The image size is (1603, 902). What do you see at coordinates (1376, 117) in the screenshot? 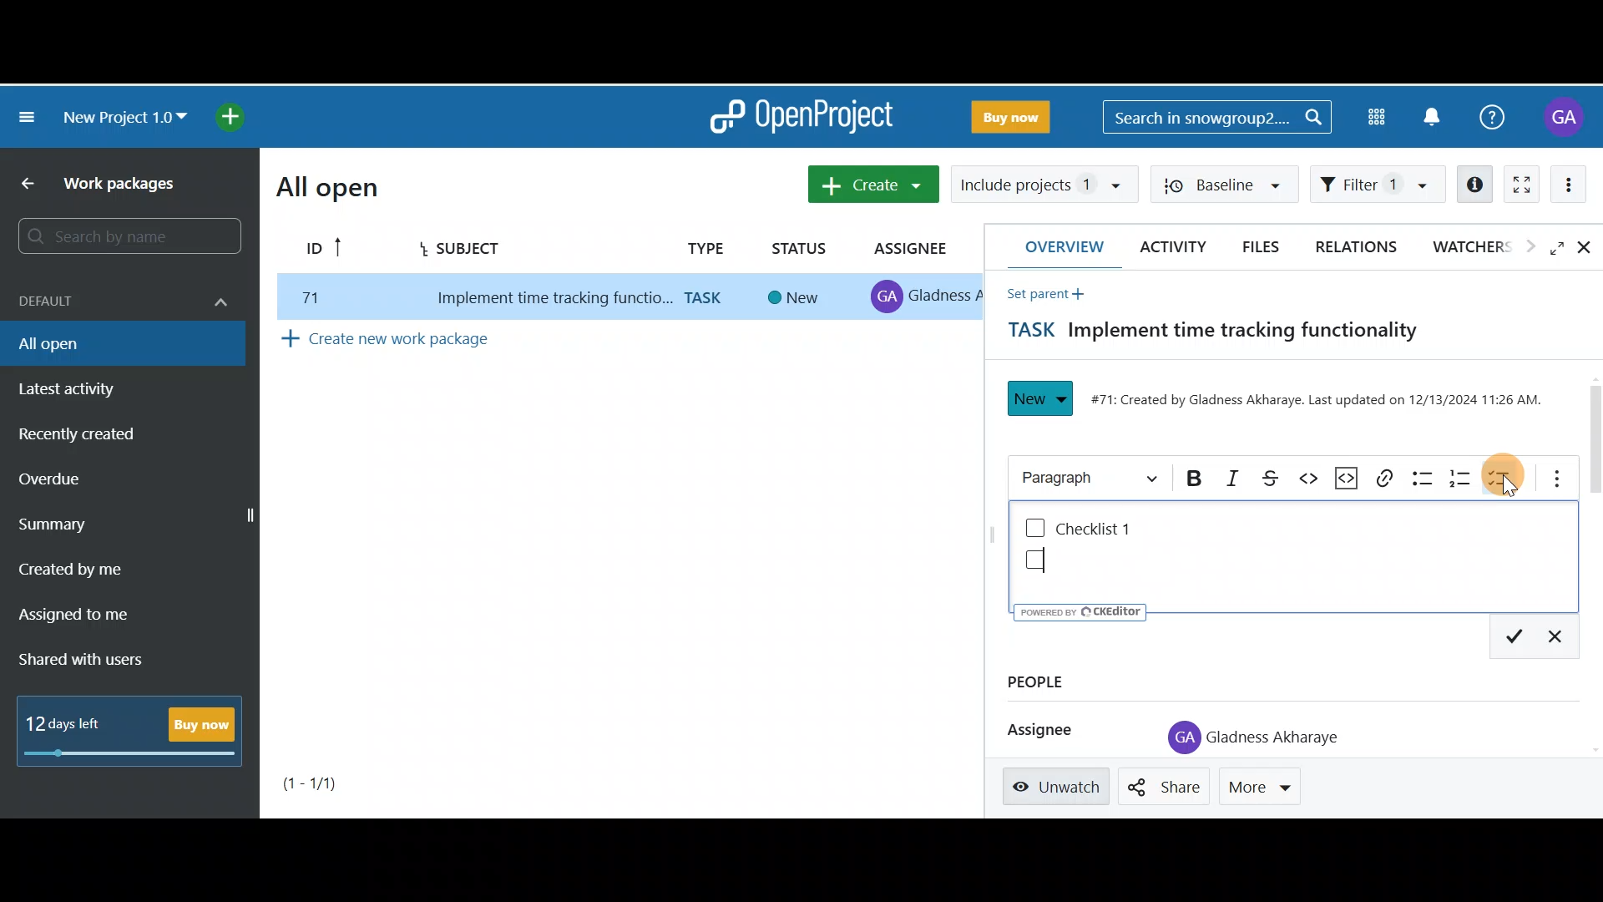
I see `Modules` at bounding box center [1376, 117].